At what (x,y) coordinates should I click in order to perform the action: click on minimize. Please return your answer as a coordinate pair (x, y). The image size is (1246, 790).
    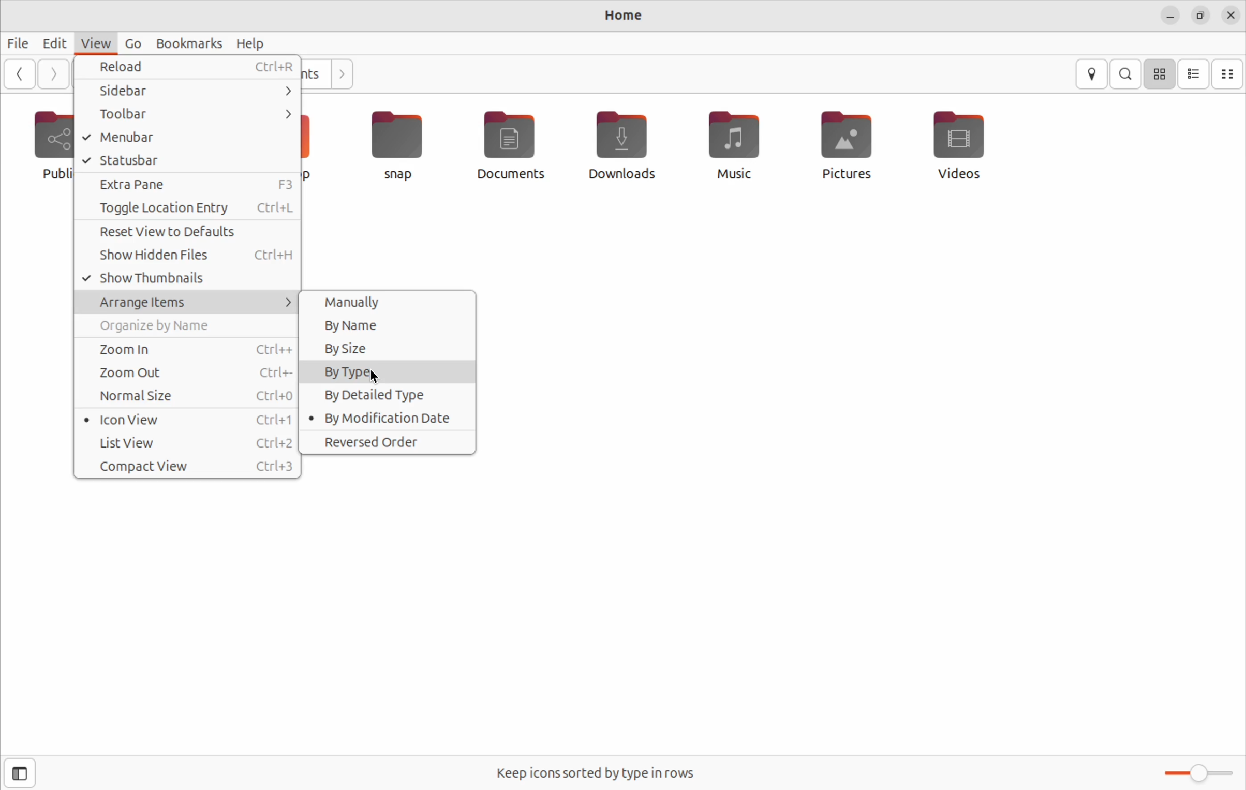
    Looking at the image, I should click on (1171, 14).